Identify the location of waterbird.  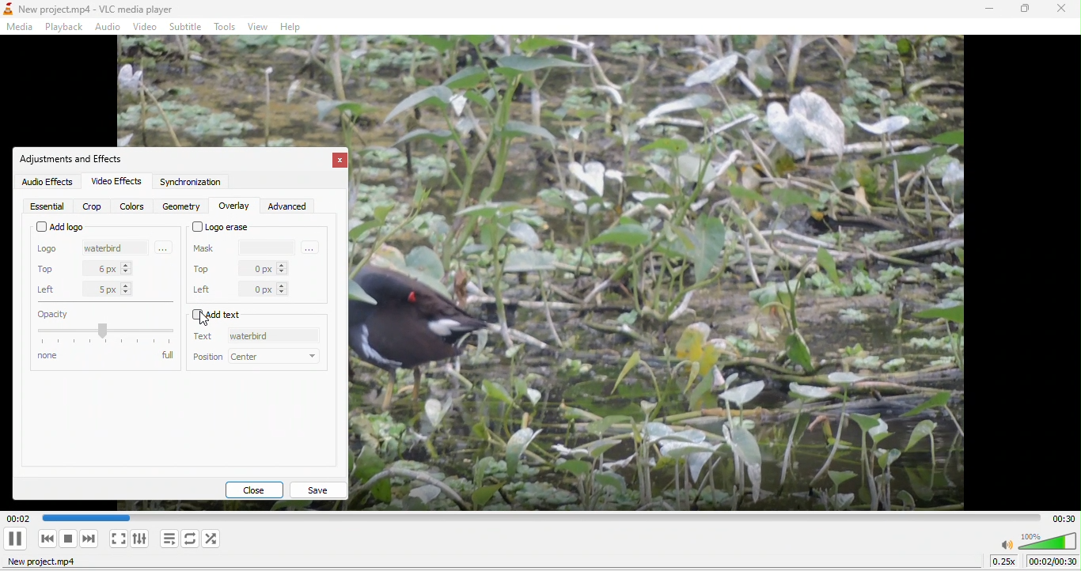
(272, 338).